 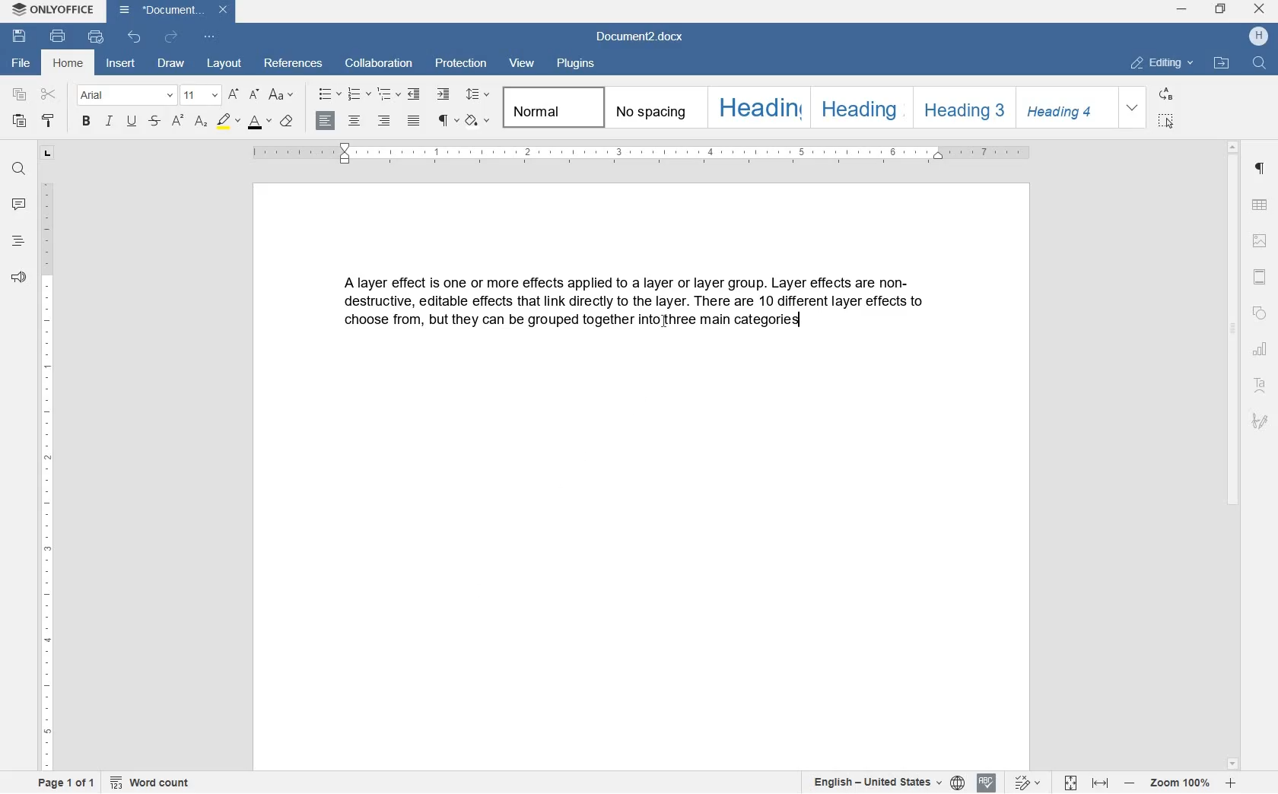 I want to click on heading 4, so click(x=1065, y=106).